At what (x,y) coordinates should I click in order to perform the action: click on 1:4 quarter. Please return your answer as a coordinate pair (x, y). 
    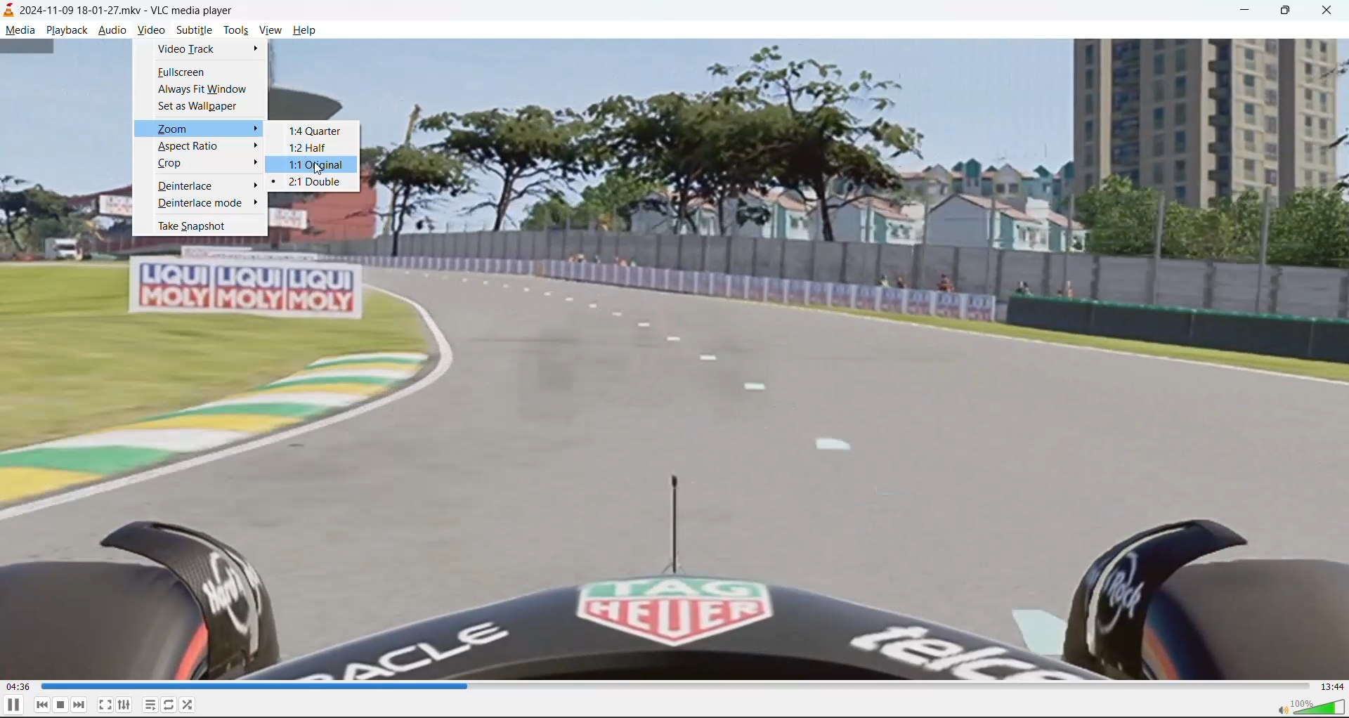
    Looking at the image, I should click on (312, 131).